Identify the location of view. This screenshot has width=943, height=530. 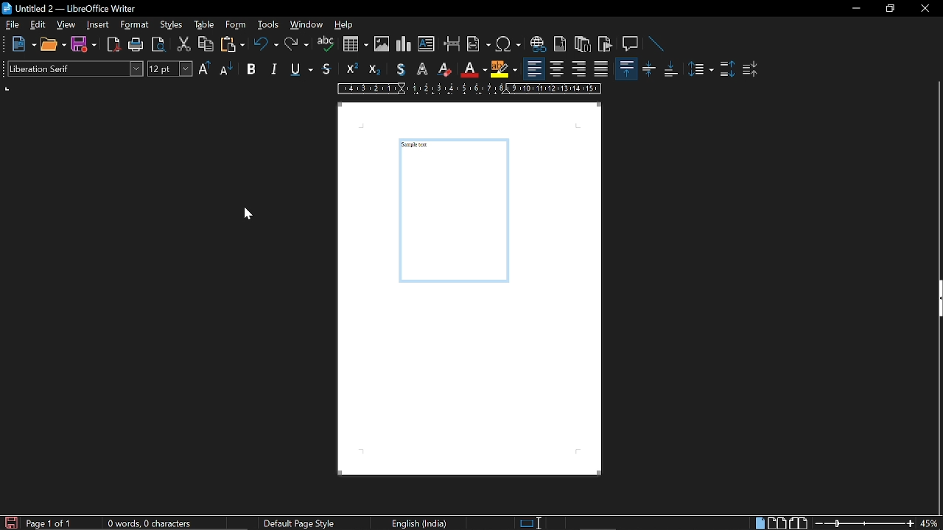
(66, 25).